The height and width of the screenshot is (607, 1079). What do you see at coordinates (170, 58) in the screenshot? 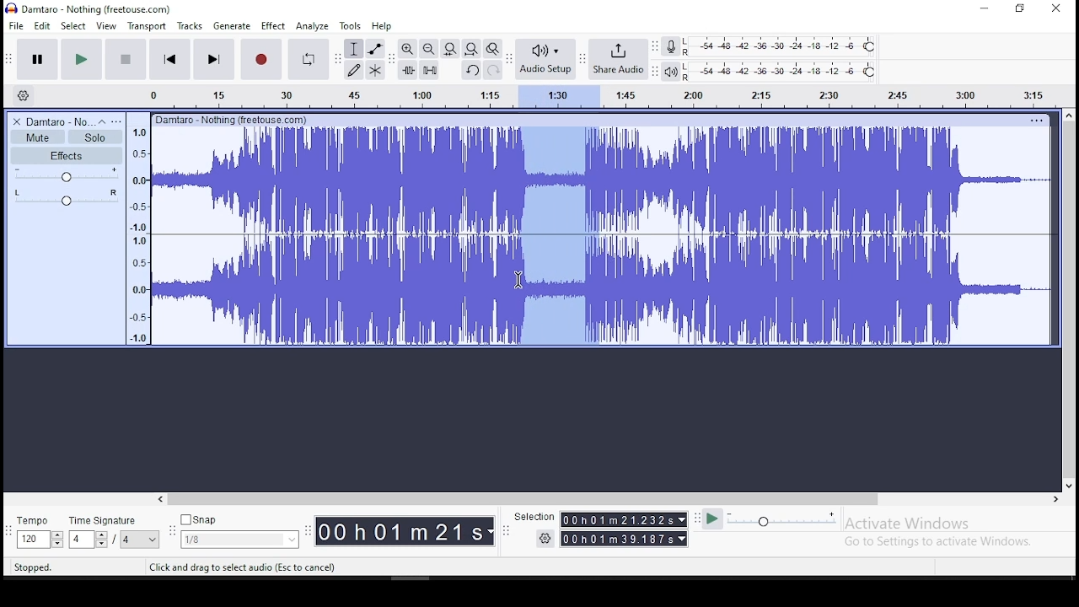
I see `skip to start` at bounding box center [170, 58].